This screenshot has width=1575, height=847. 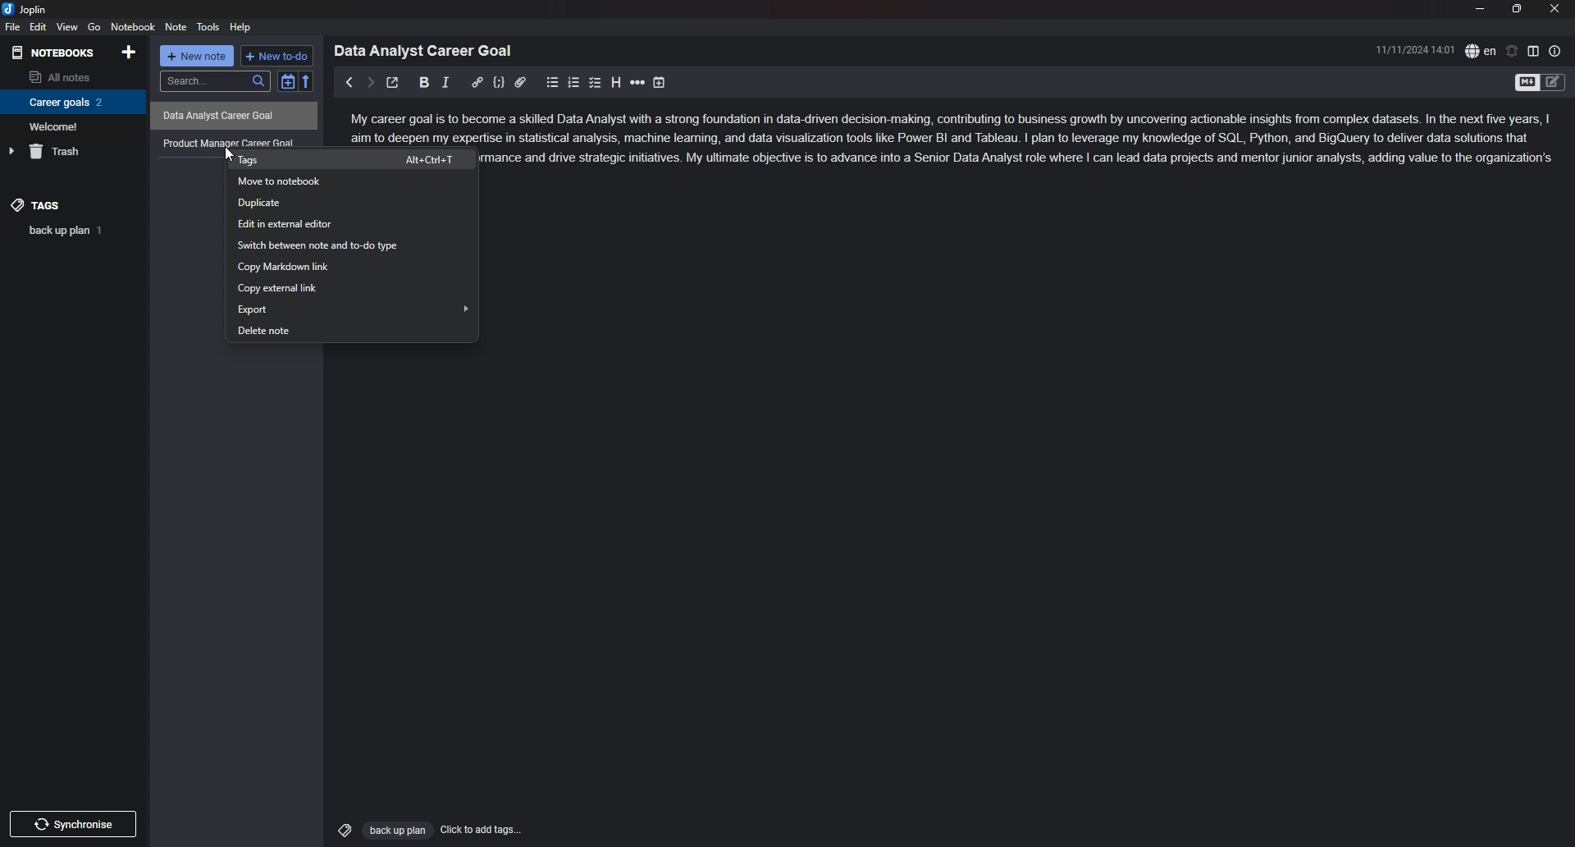 What do you see at coordinates (340, 828) in the screenshot?
I see `Tags` at bounding box center [340, 828].